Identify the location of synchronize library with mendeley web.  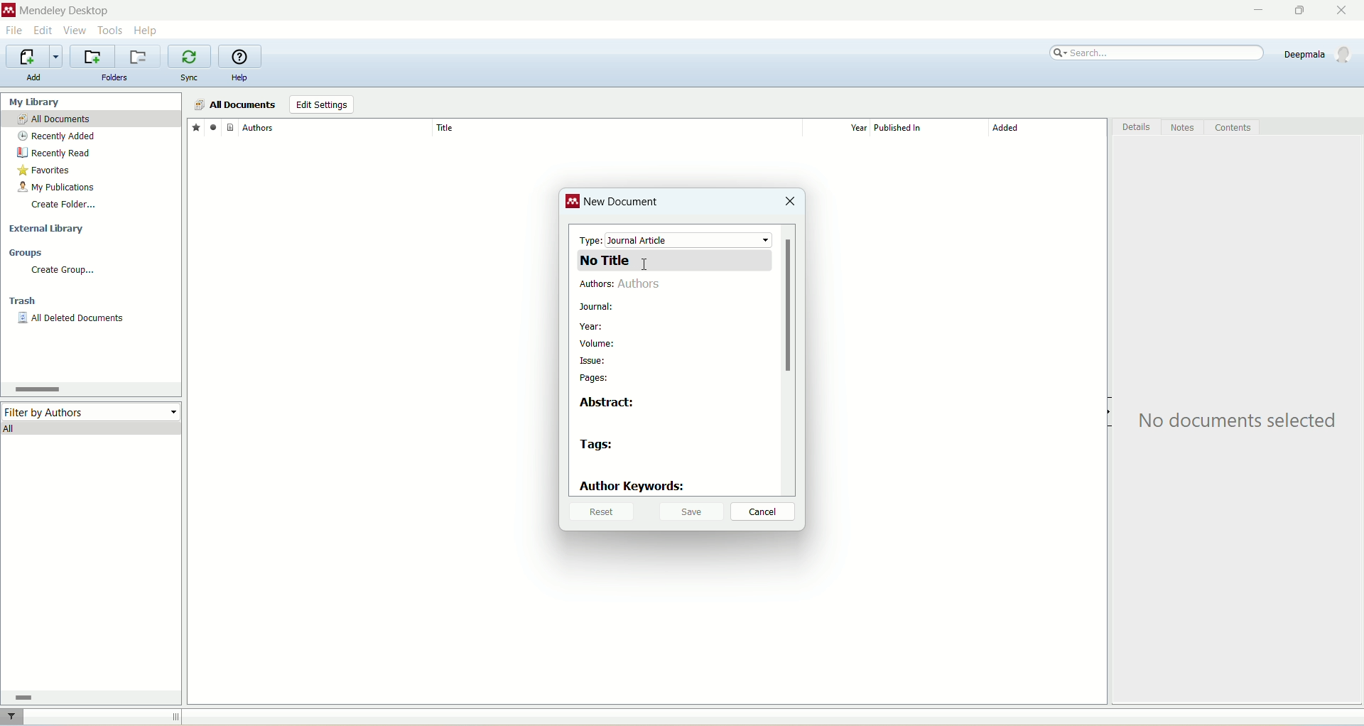
(191, 57).